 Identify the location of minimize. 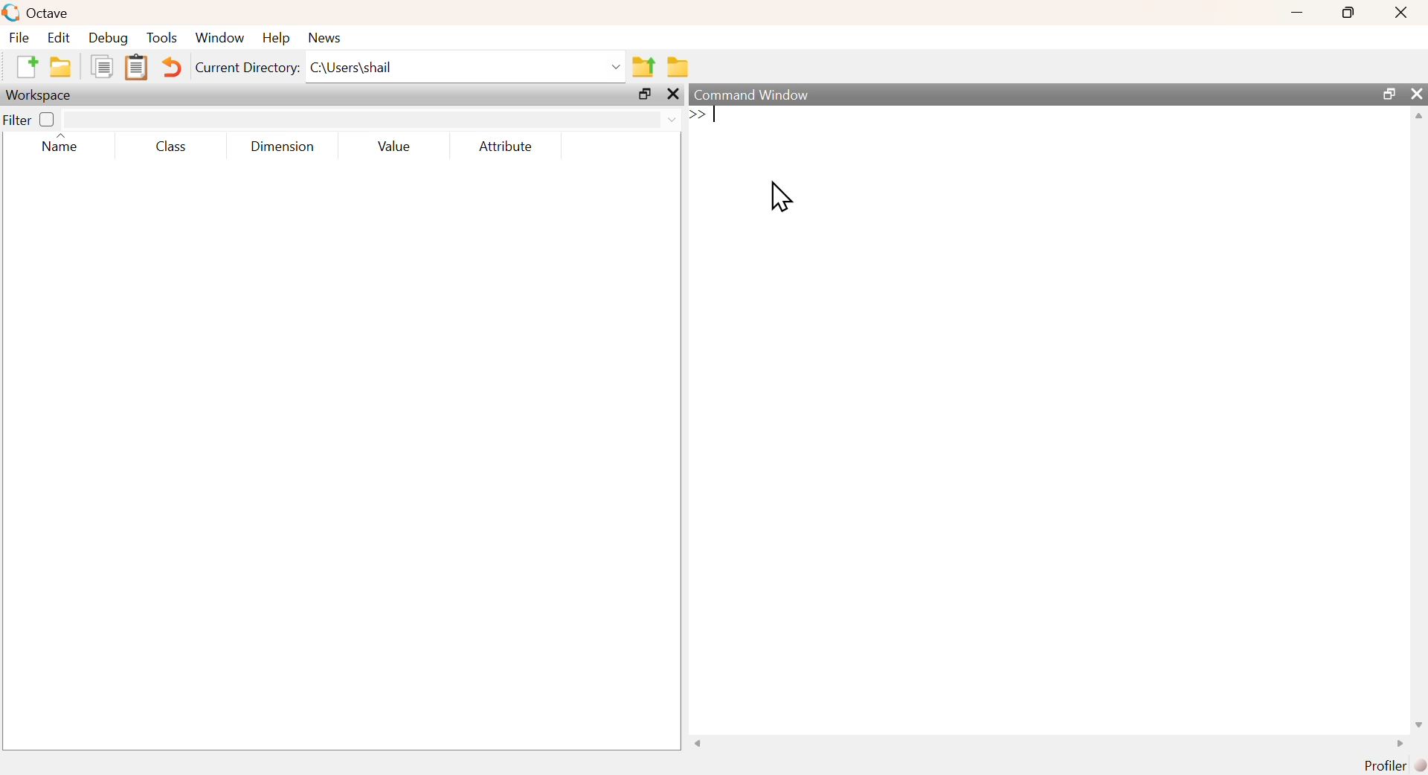
(1299, 13).